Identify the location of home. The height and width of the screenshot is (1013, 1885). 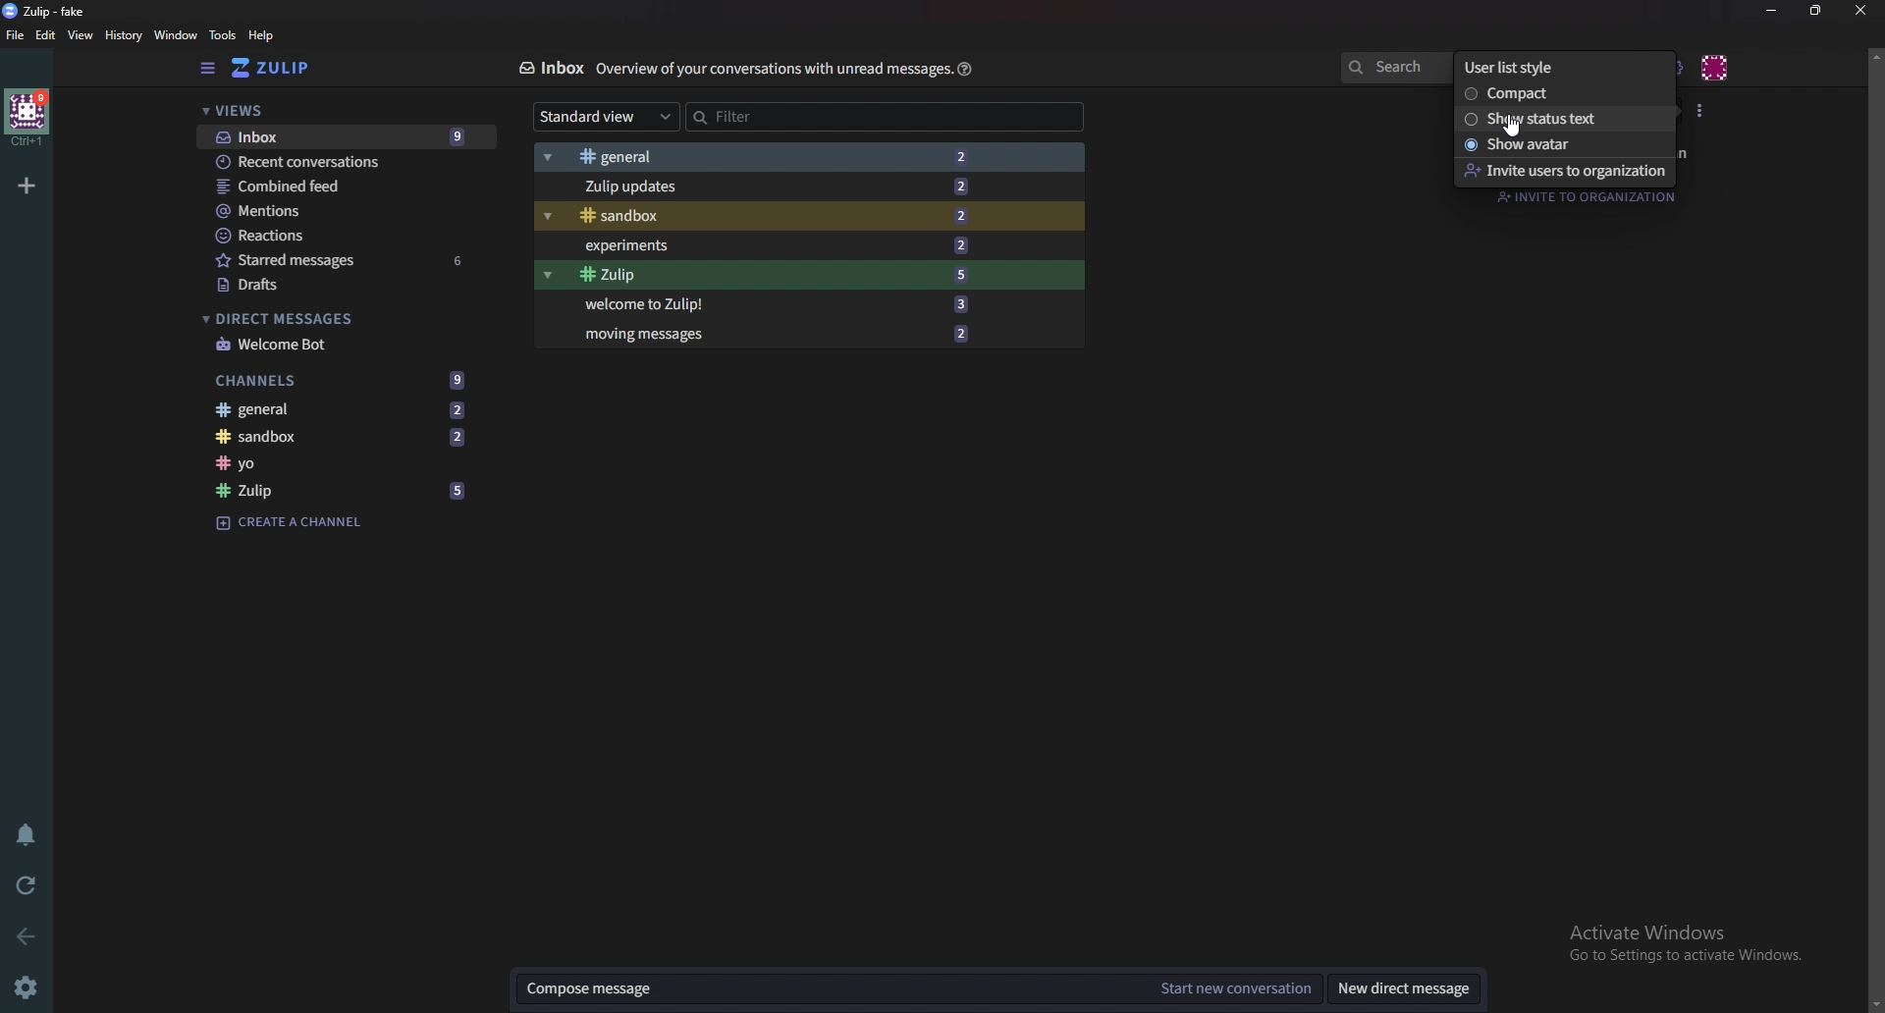
(27, 118).